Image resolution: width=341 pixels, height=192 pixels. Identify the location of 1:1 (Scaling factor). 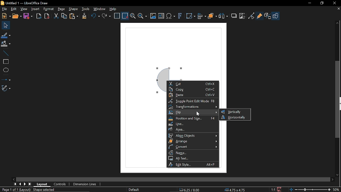
(274, 190).